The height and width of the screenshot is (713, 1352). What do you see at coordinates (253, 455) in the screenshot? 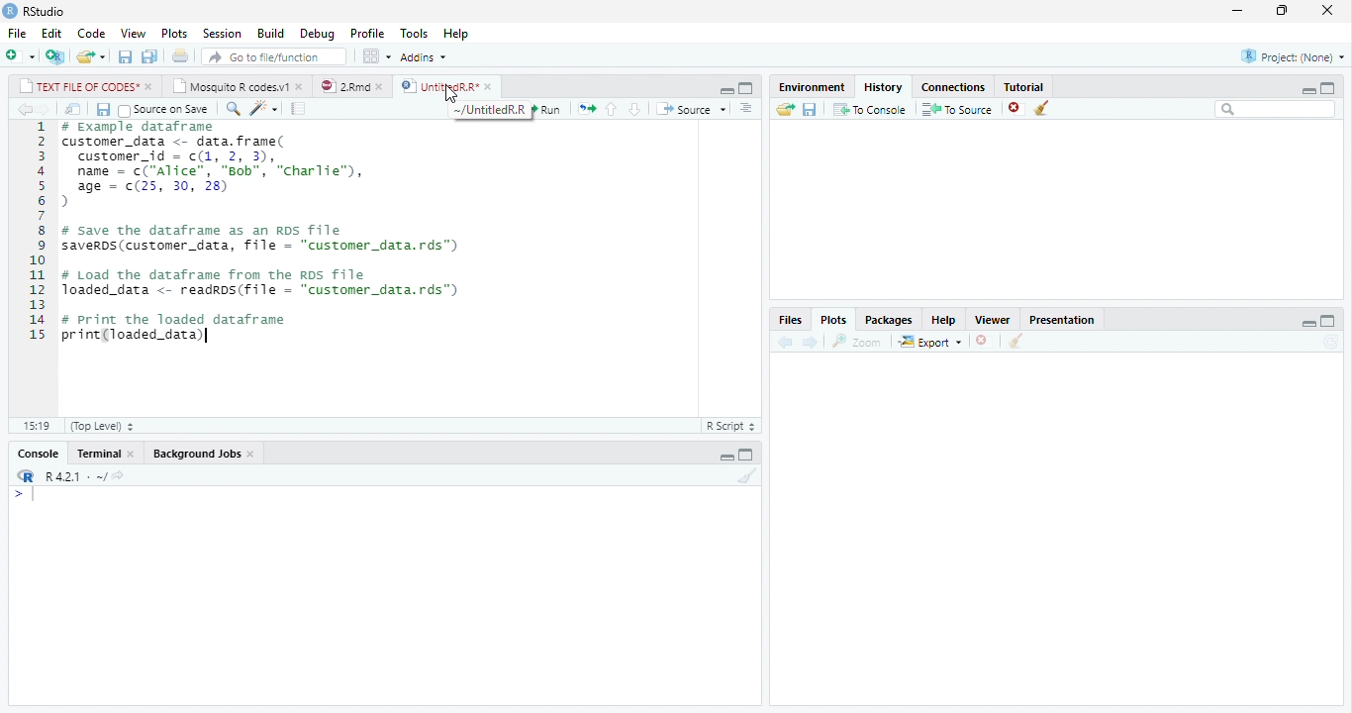
I see `close` at bounding box center [253, 455].